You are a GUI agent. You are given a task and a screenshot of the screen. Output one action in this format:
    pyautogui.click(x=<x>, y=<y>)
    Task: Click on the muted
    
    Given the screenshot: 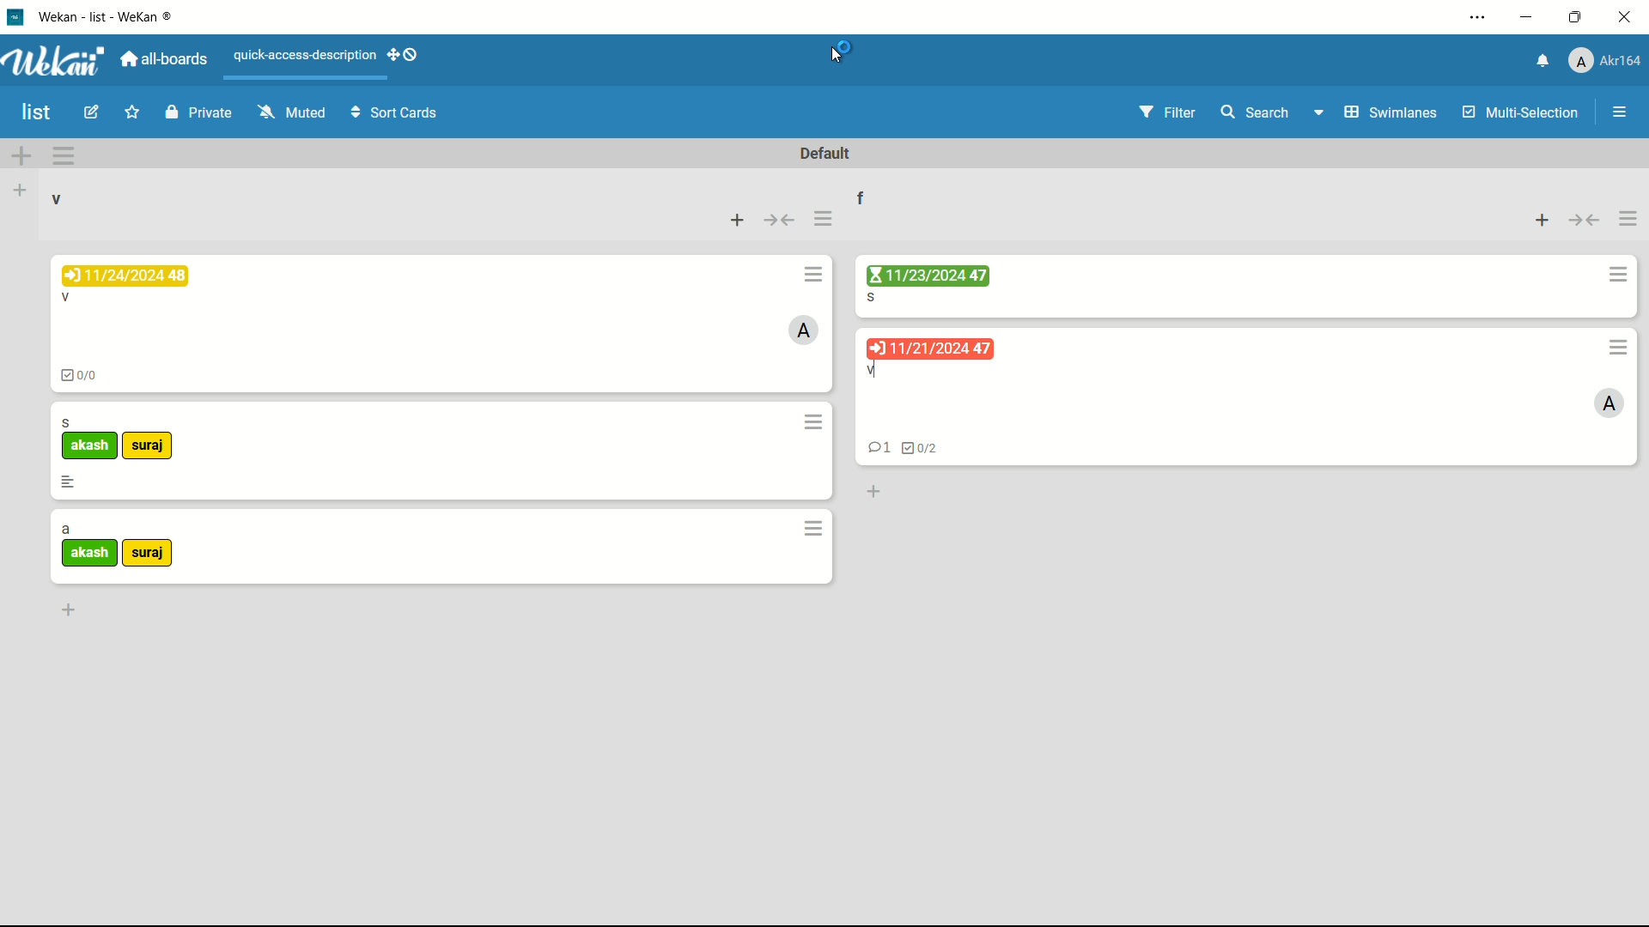 What is the action you would take?
    pyautogui.click(x=295, y=111)
    